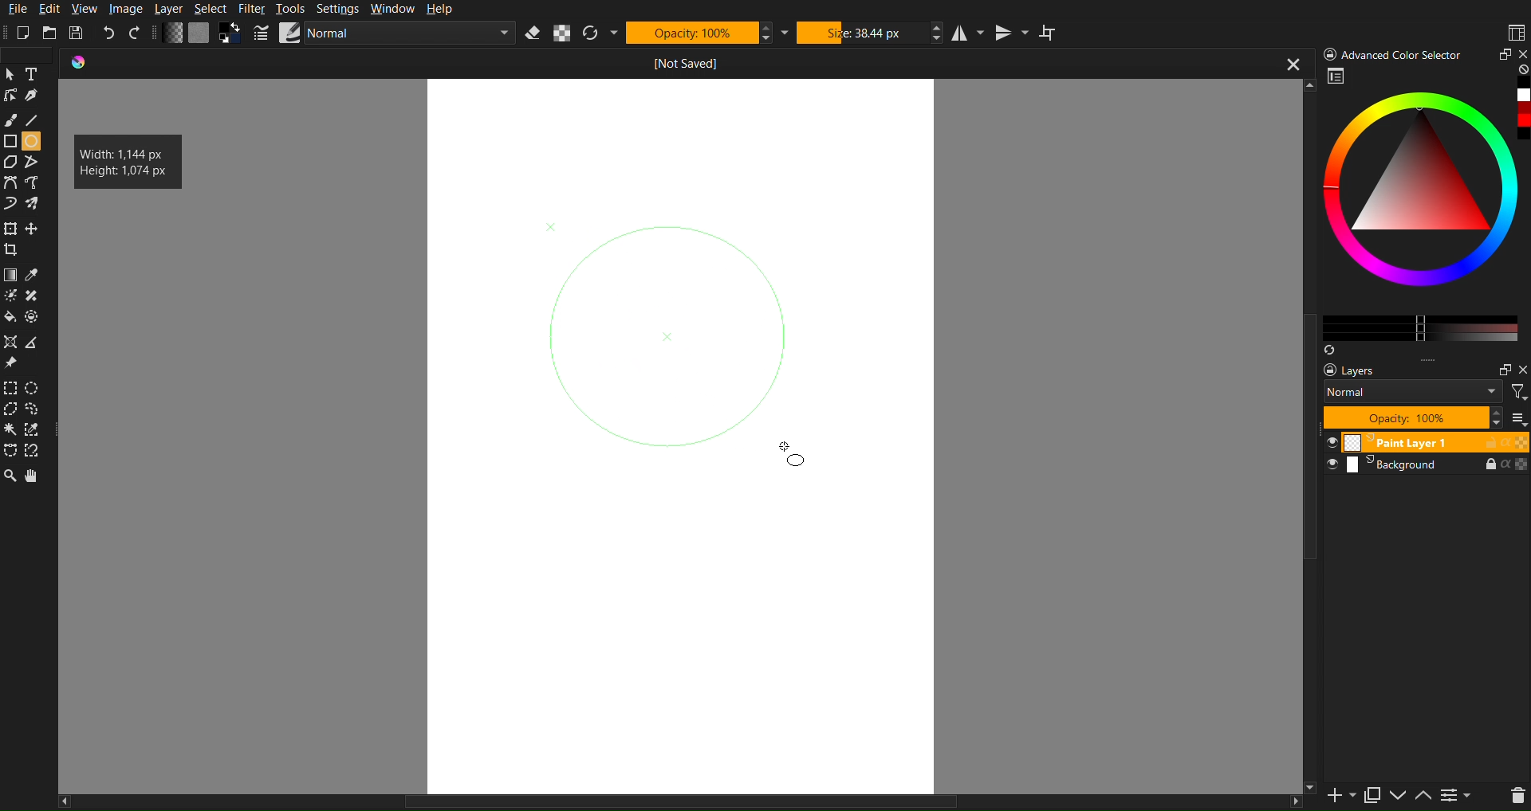  What do you see at coordinates (293, 7) in the screenshot?
I see `Tools` at bounding box center [293, 7].